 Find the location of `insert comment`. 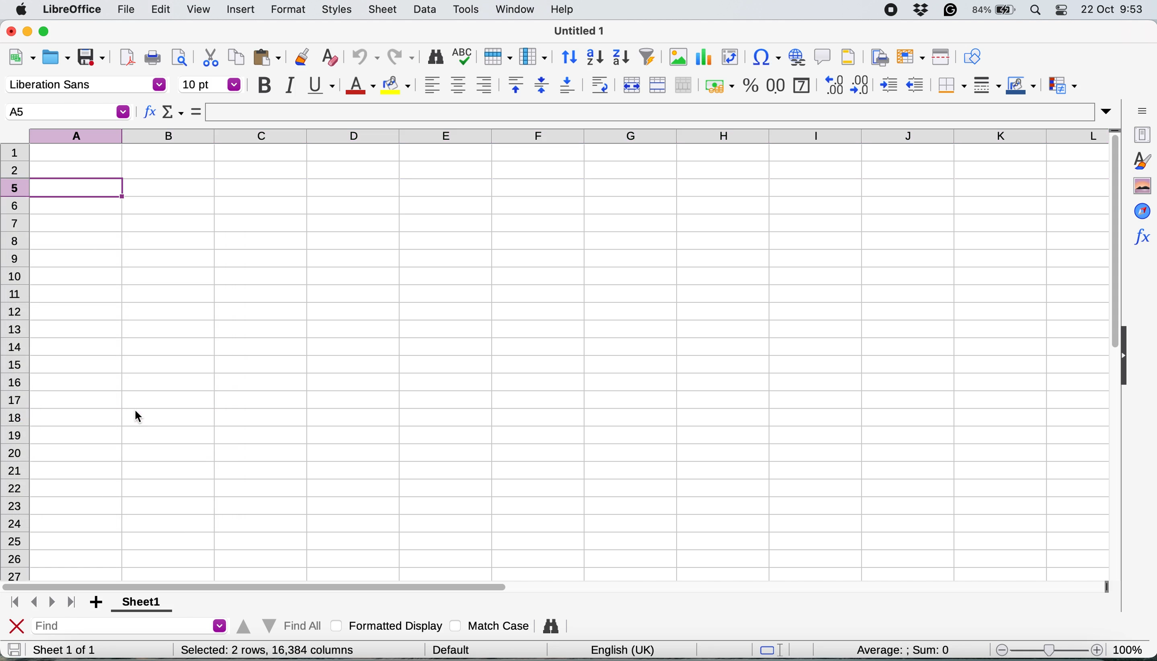

insert comment is located at coordinates (823, 56).